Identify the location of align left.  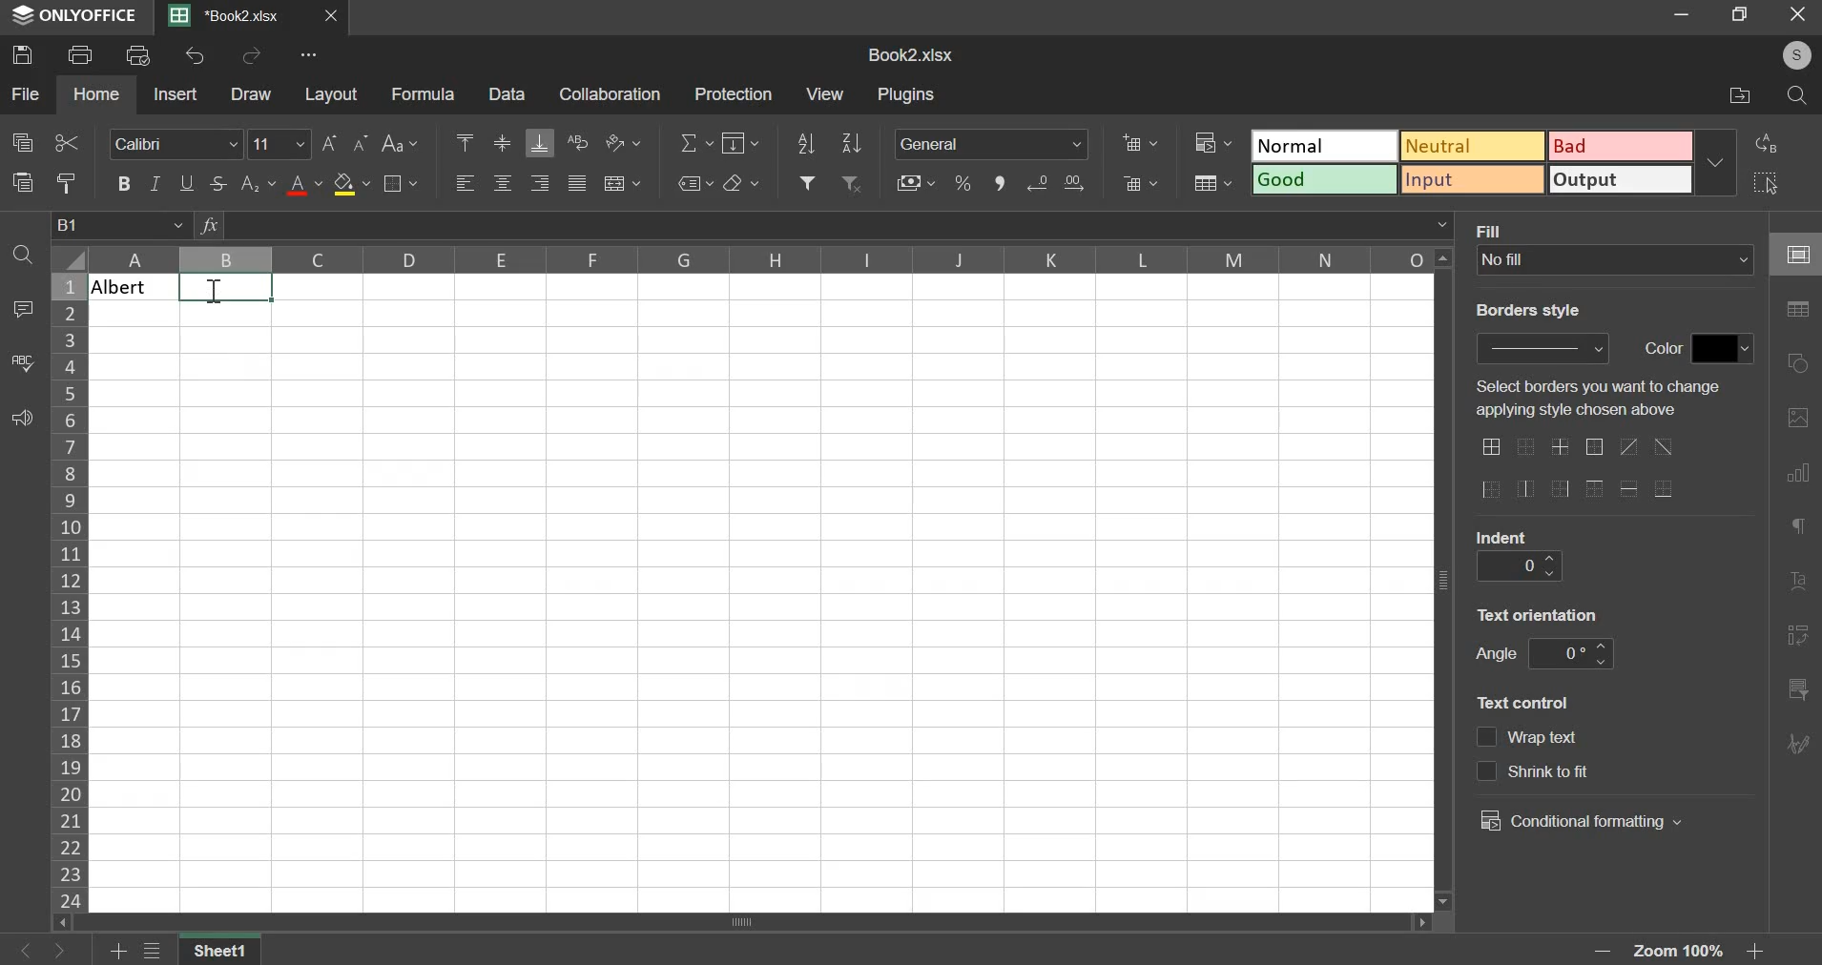
(468, 183).